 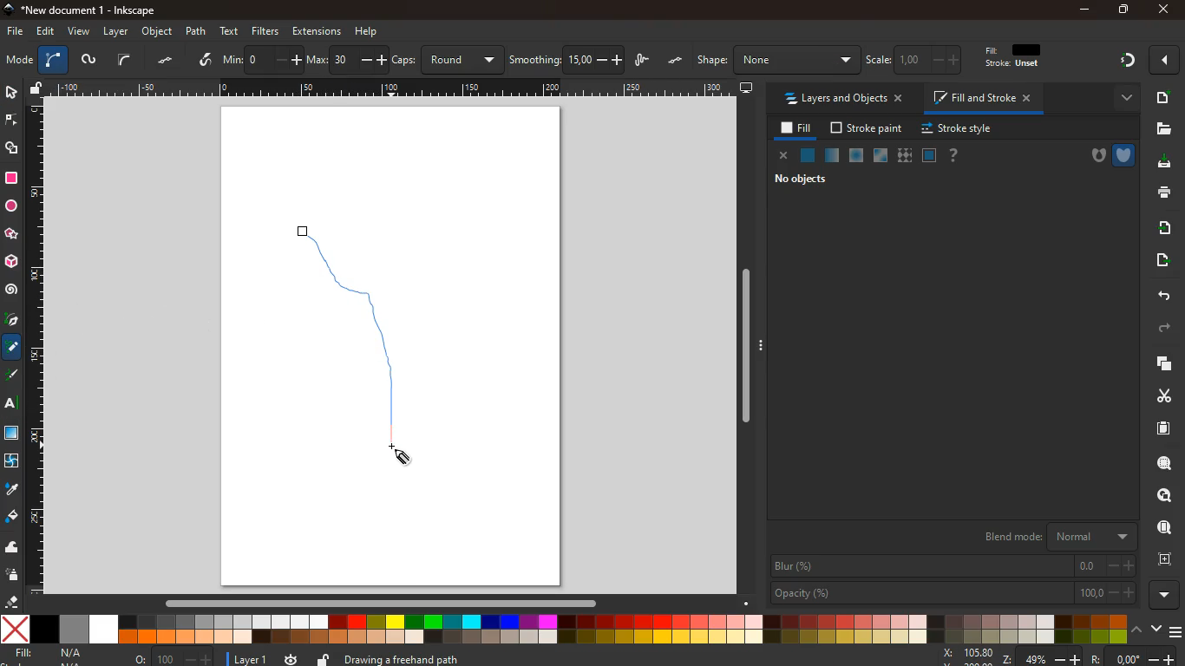 I want to click on stroke paint, so click(x=868, y=127).